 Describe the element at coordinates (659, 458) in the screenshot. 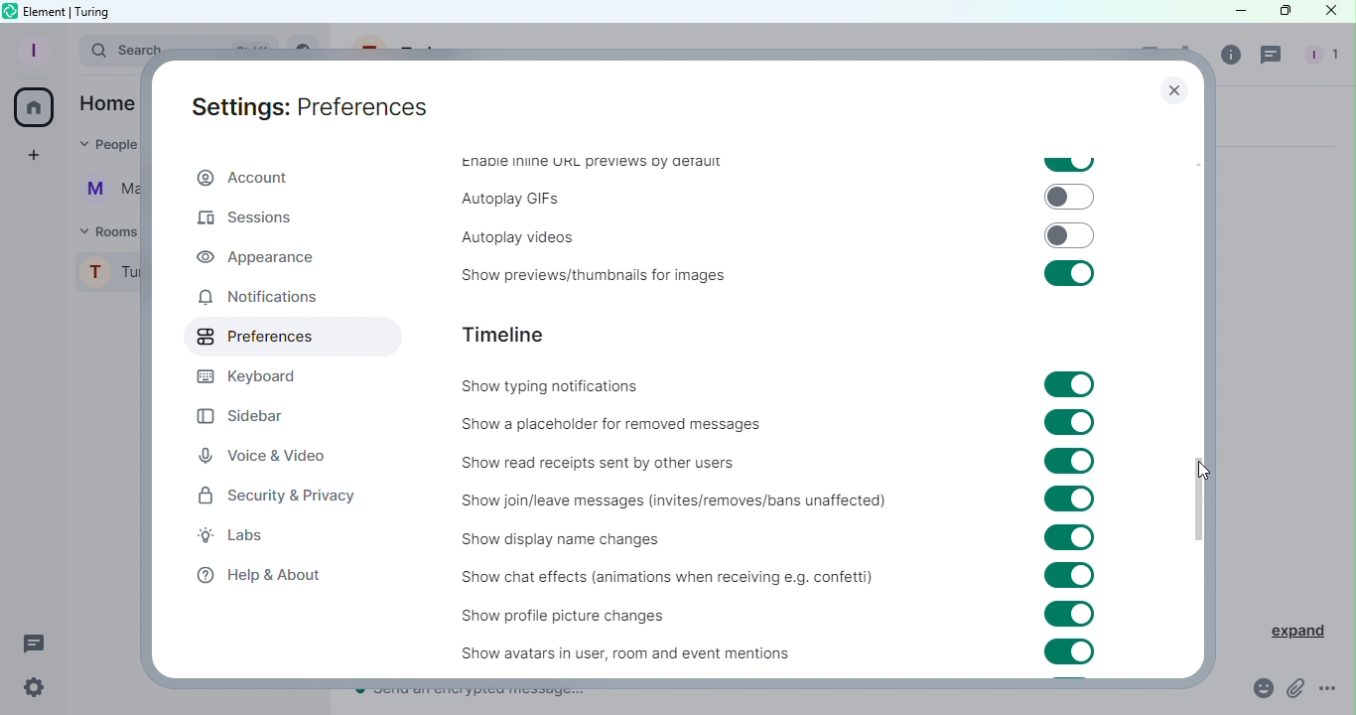

I see `Show read receipts sent by other user` at that location.